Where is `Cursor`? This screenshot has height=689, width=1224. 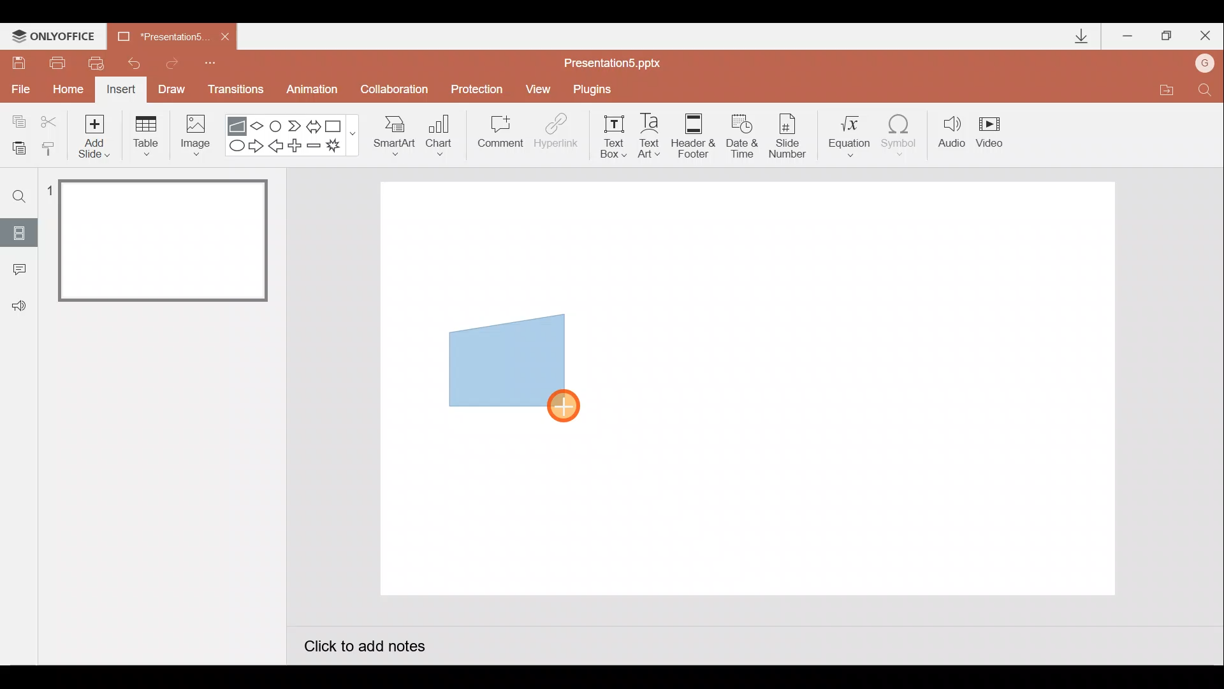
Cursor is located at coordinates (563, 404).